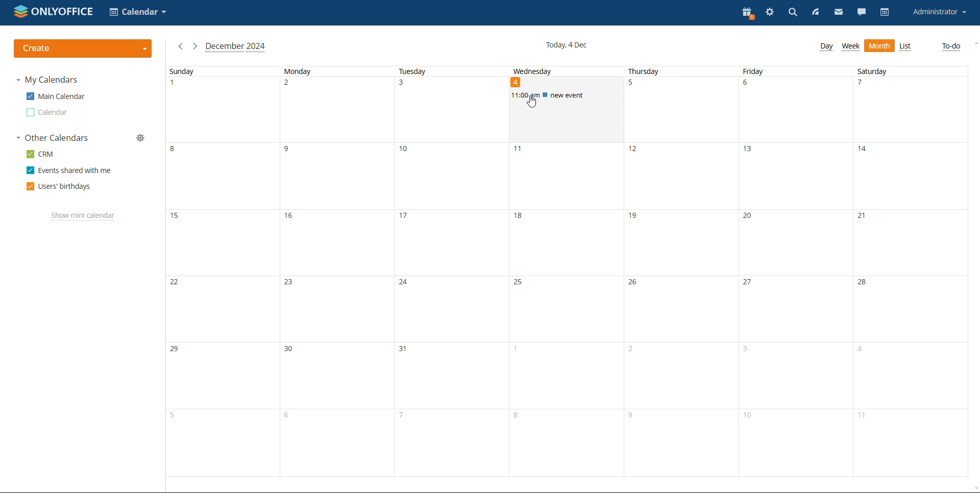 The image size is (980, 493). I want to click on create, so click(83, 48).